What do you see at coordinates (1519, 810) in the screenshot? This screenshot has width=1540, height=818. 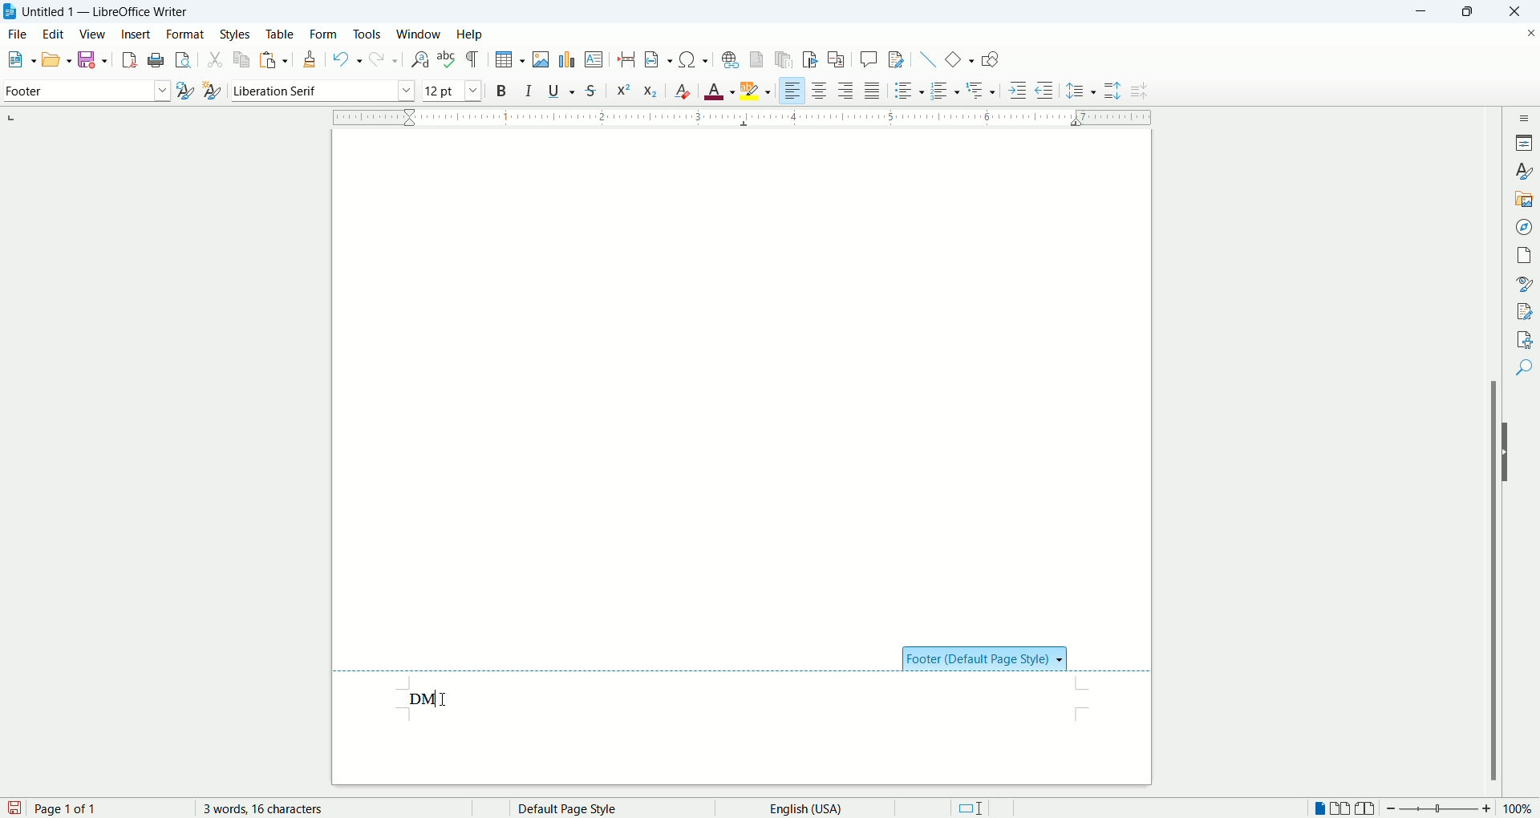 I see `zoom percent` at bounding box center [1519, 810].